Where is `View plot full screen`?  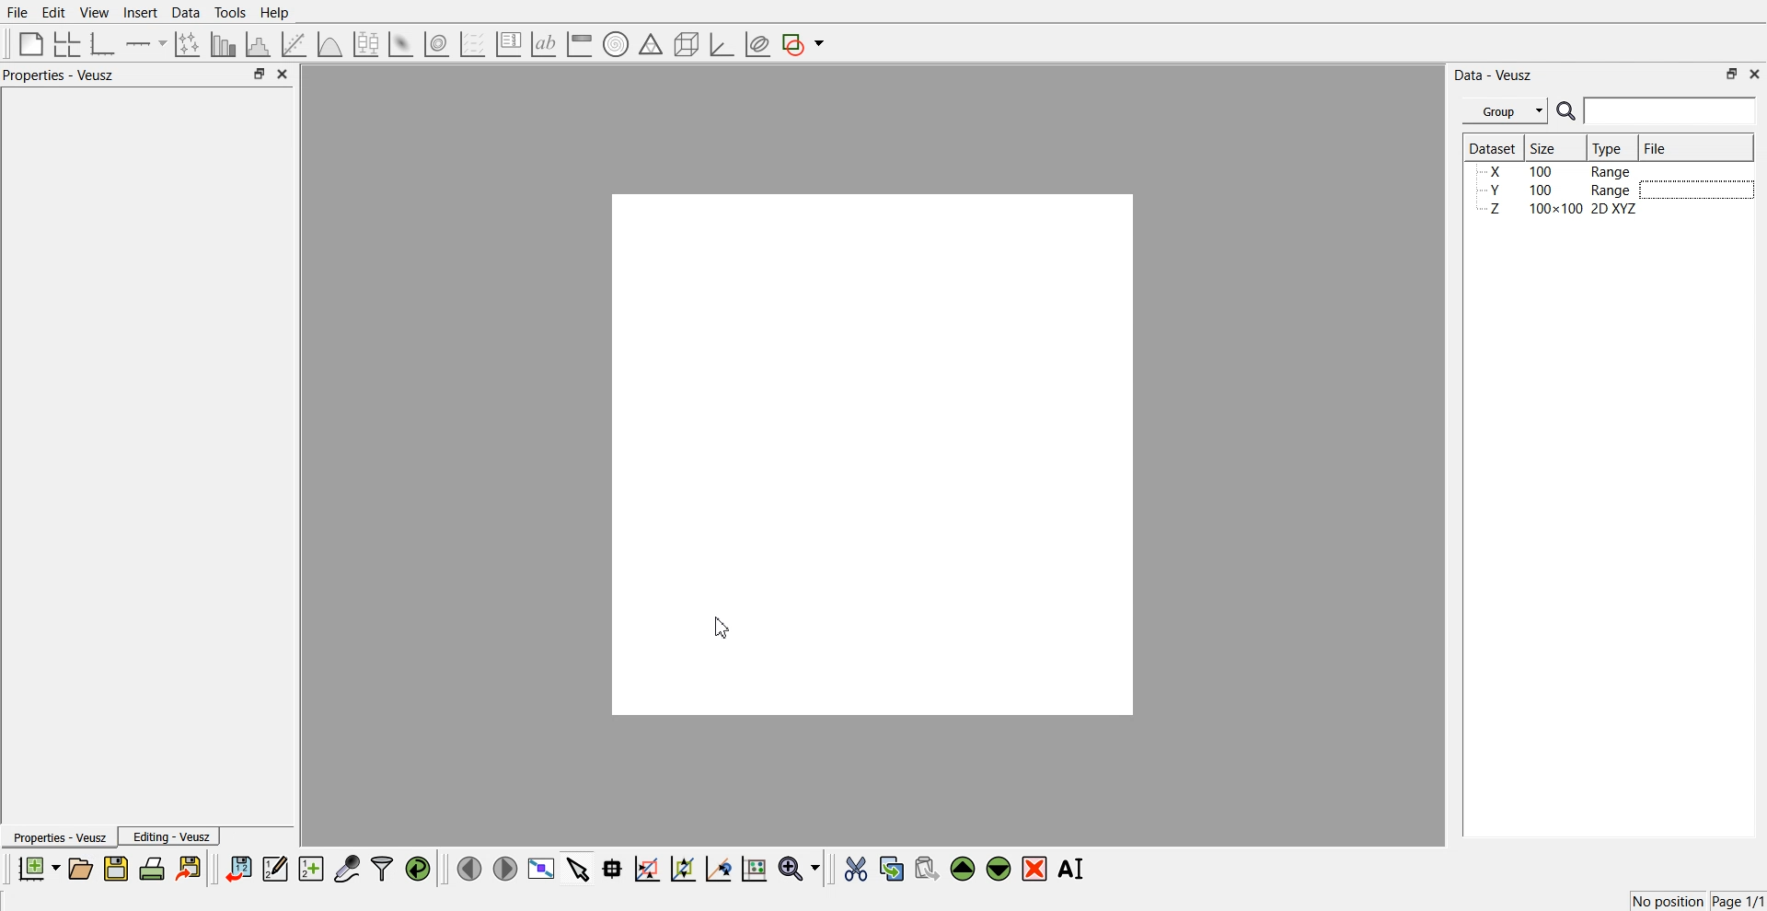
View plot full screen is located at coordinates (542, 868).